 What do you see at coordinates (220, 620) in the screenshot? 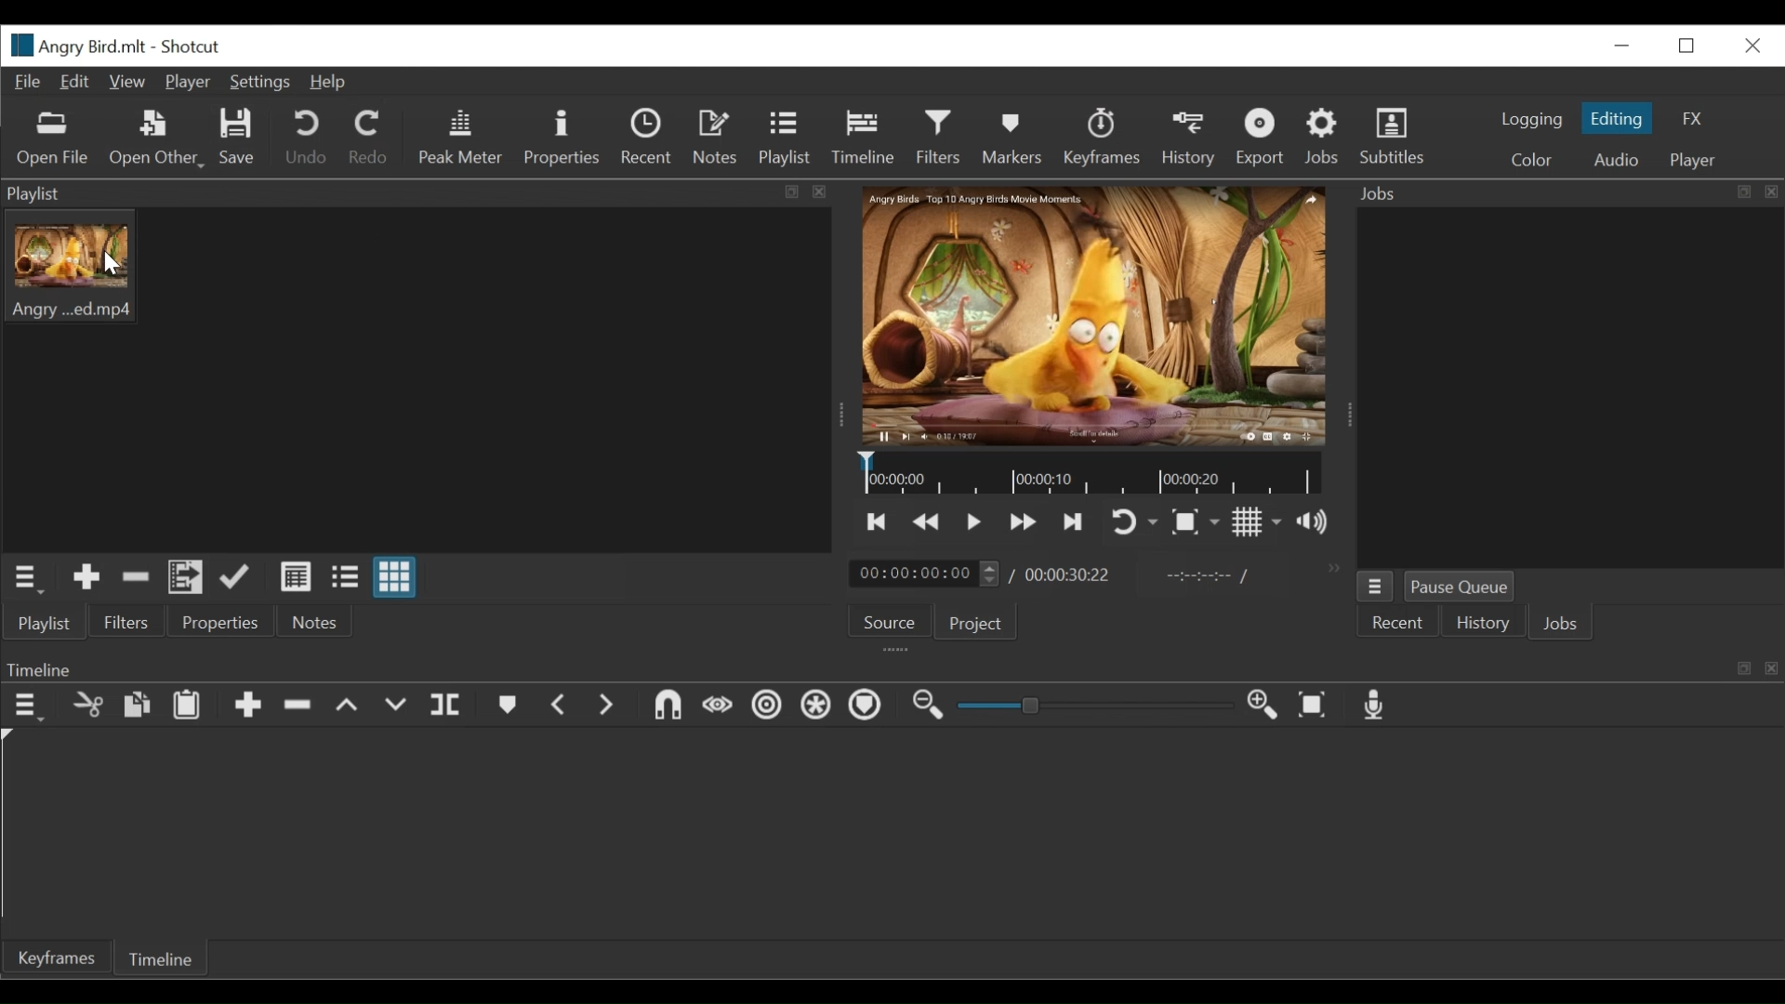
I see `Properties` at bounding box center [220, 620].